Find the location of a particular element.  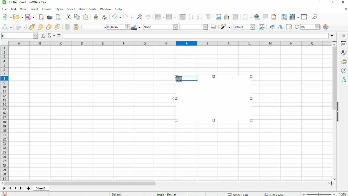

Spell check is located at coordinates (148, 17).